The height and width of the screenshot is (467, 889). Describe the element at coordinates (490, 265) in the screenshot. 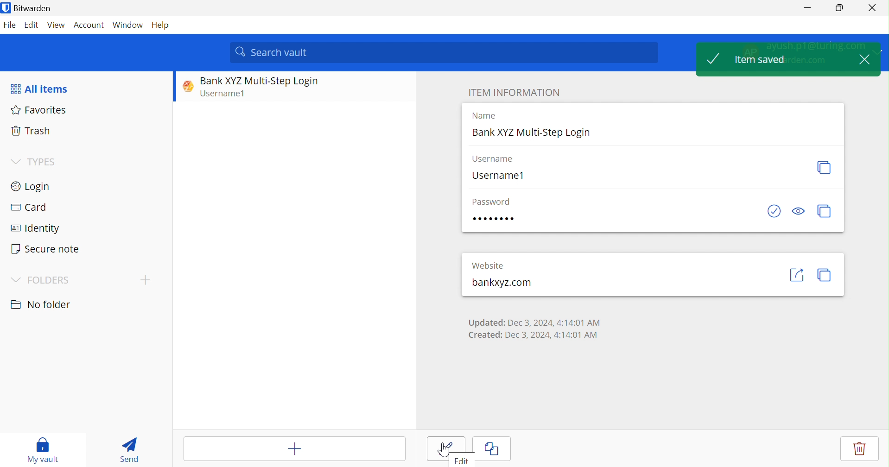

I see `Website` at that location.